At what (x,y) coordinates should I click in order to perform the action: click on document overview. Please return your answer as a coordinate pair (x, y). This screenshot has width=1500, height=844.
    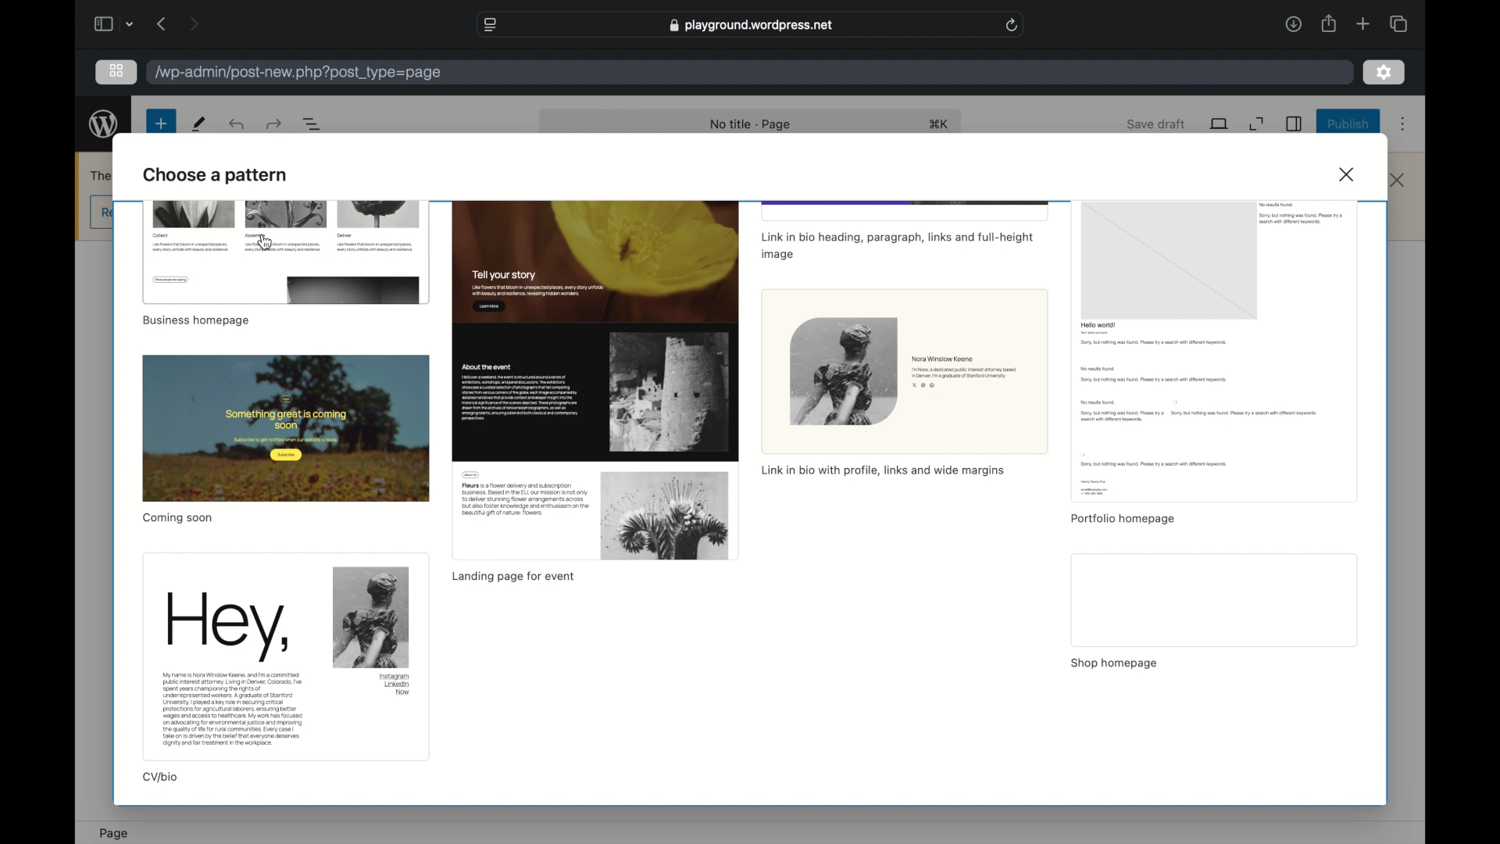
    Looking at the image, I should click on (315, 125).